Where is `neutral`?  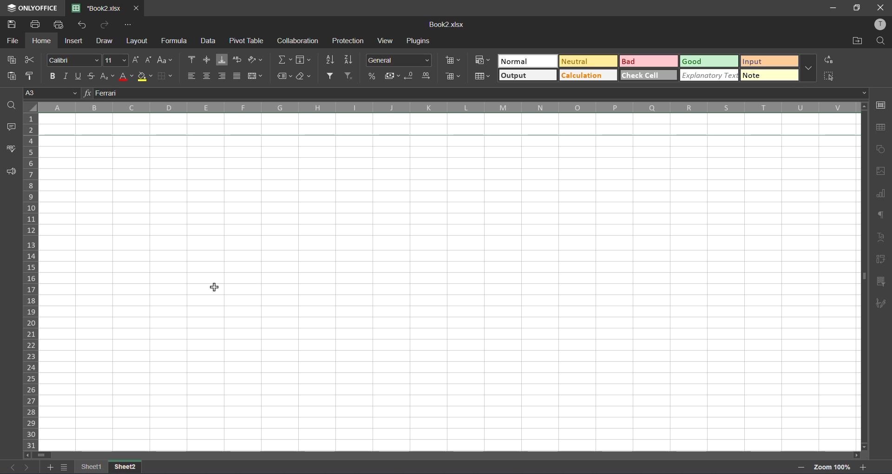
neutral is located at coordinates (590, 61).